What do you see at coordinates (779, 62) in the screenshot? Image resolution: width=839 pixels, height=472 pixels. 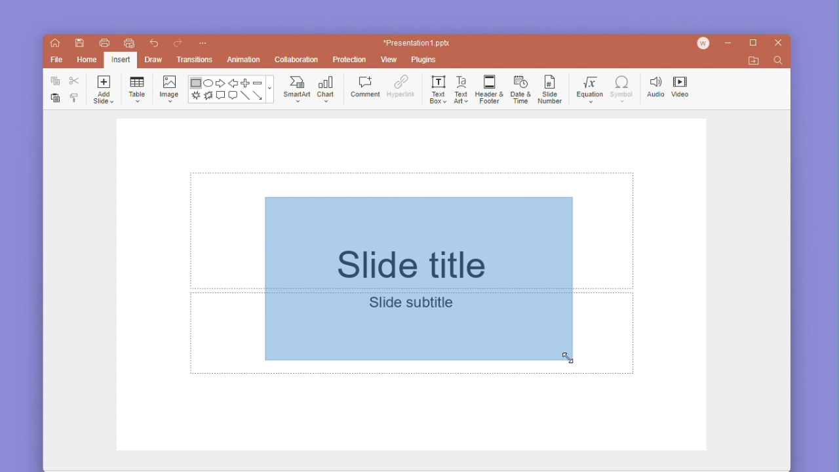 I see `find` at bounding box center [779, 62].